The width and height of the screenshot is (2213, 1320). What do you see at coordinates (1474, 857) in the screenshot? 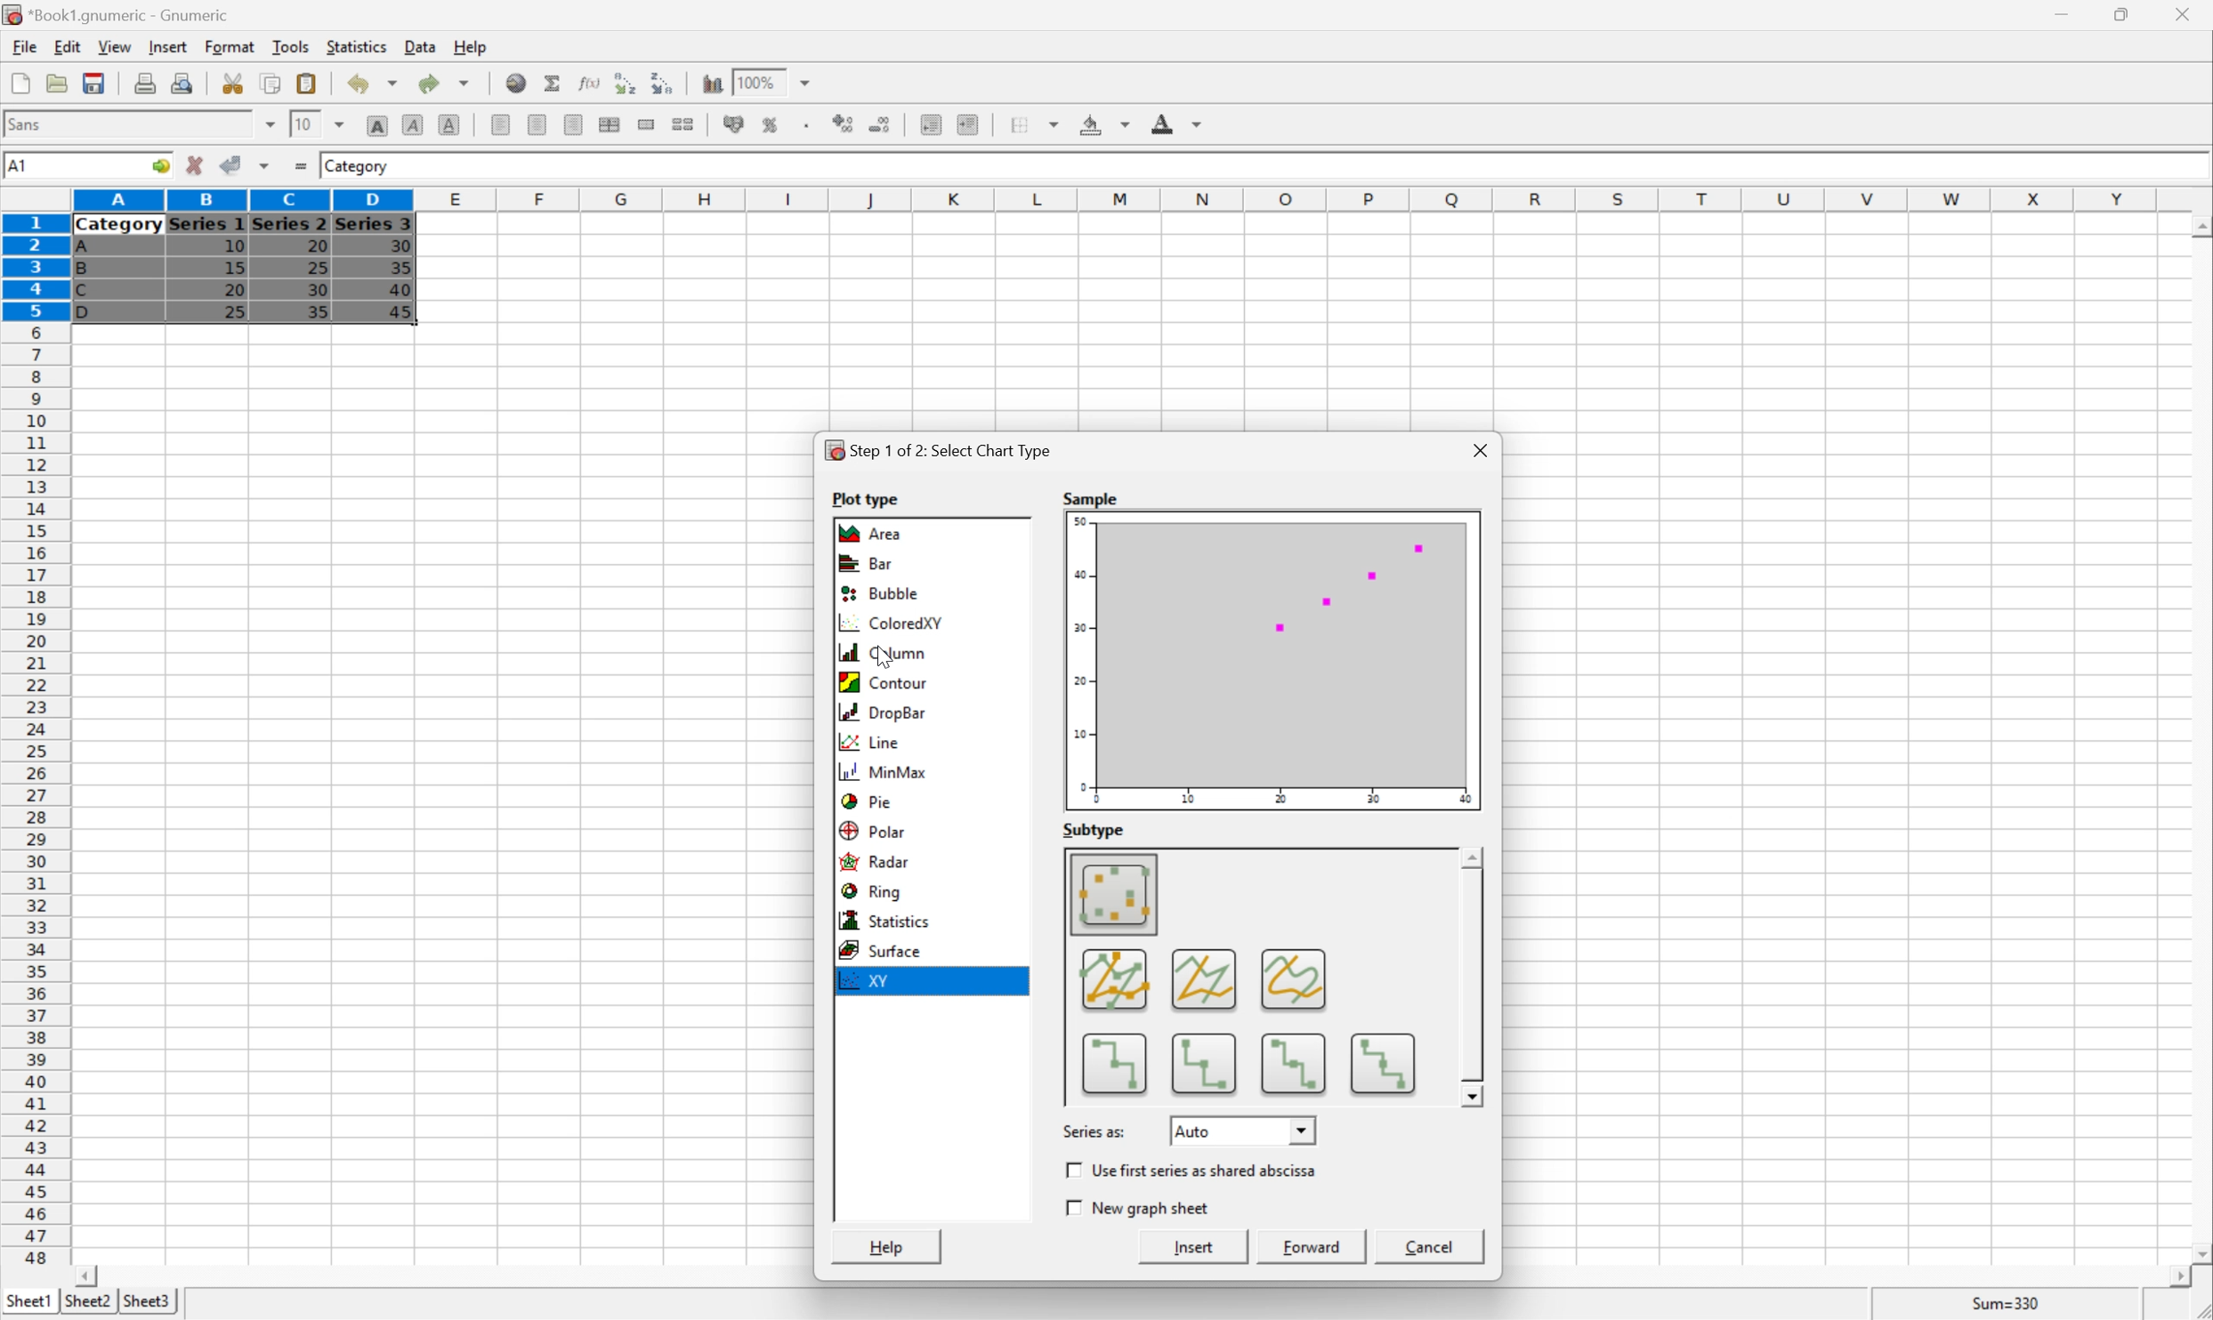
I see `Scroll Up` at bounding box center [1474, 857].